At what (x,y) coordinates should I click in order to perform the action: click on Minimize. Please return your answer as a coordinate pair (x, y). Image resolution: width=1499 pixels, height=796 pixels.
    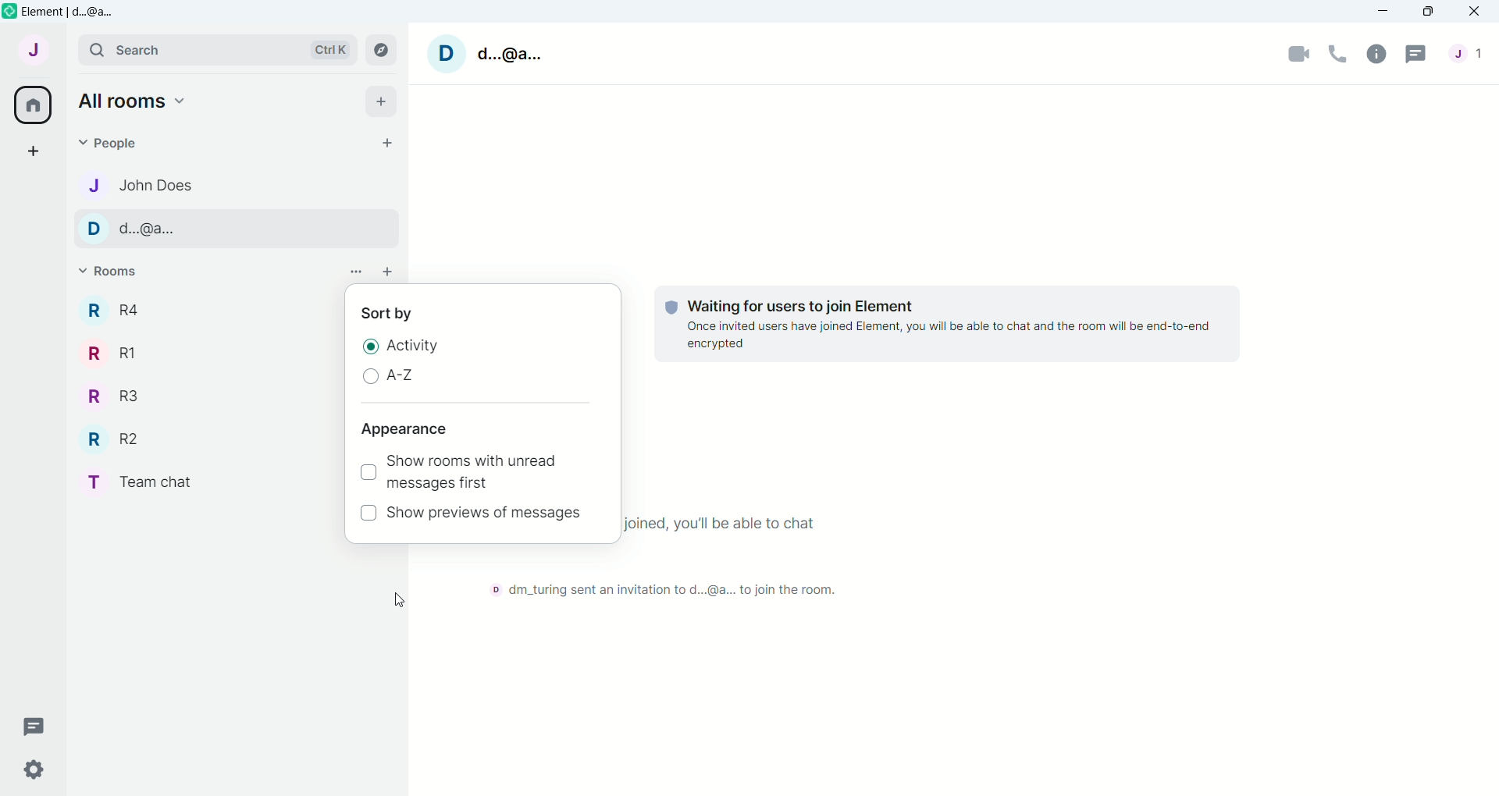
    Looking at the image, I should click on (1383, 11).